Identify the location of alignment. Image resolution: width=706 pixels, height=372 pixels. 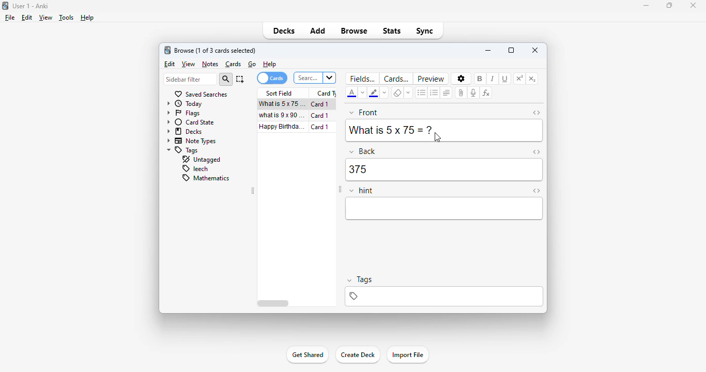
(447, 93).